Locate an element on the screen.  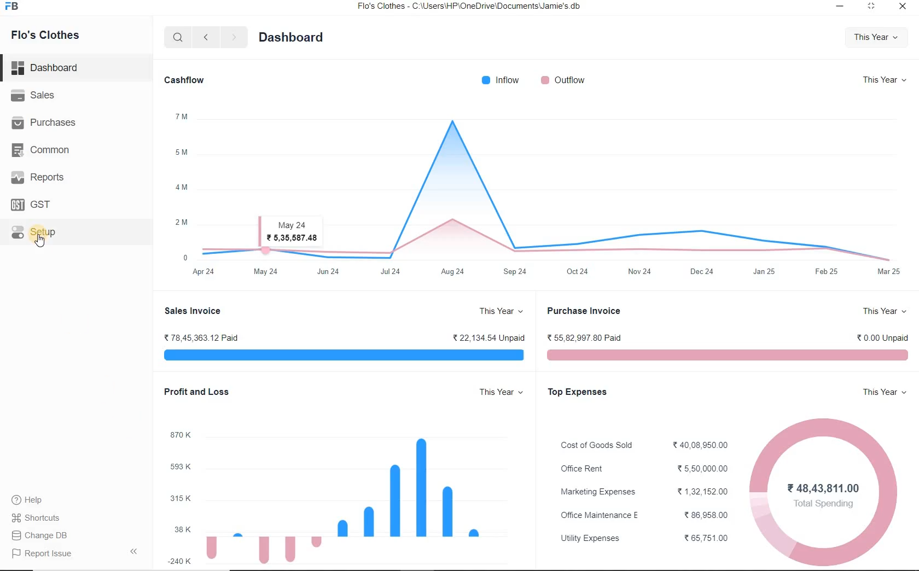
GST is located at coordinates (32, 204).